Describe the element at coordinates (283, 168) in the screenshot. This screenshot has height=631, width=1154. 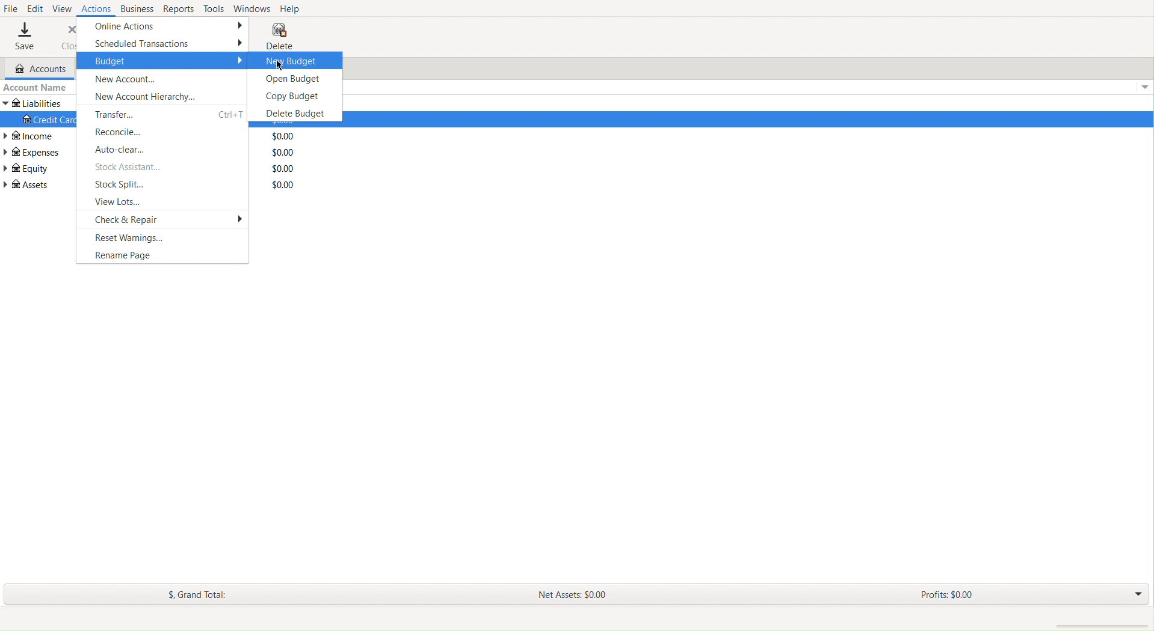
I see `Total` at that location.